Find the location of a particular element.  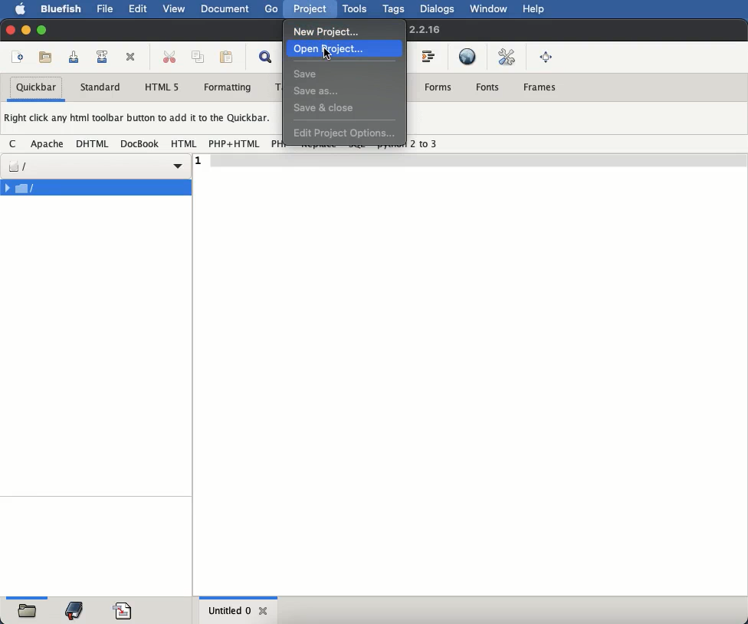

Right click any html toolbar button to add it to the Quickbar is located at coordinates (138, 117).